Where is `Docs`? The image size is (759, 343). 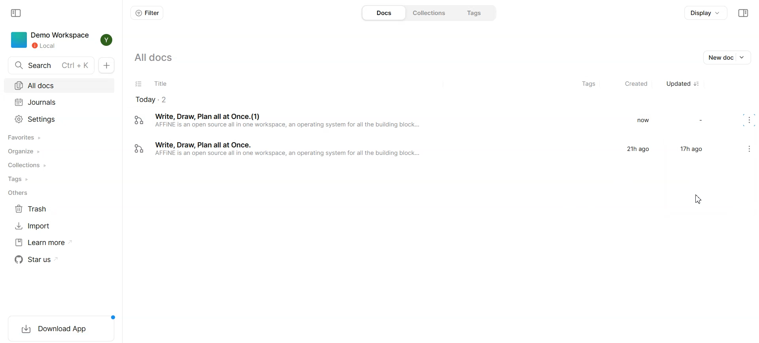
Docs is located at coordinates (382, 13).